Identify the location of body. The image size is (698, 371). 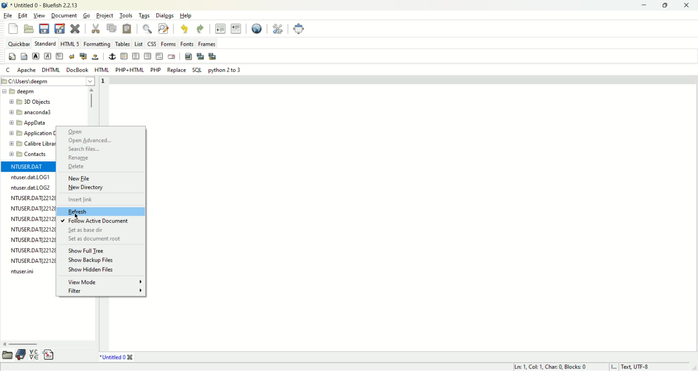
(24, 56).